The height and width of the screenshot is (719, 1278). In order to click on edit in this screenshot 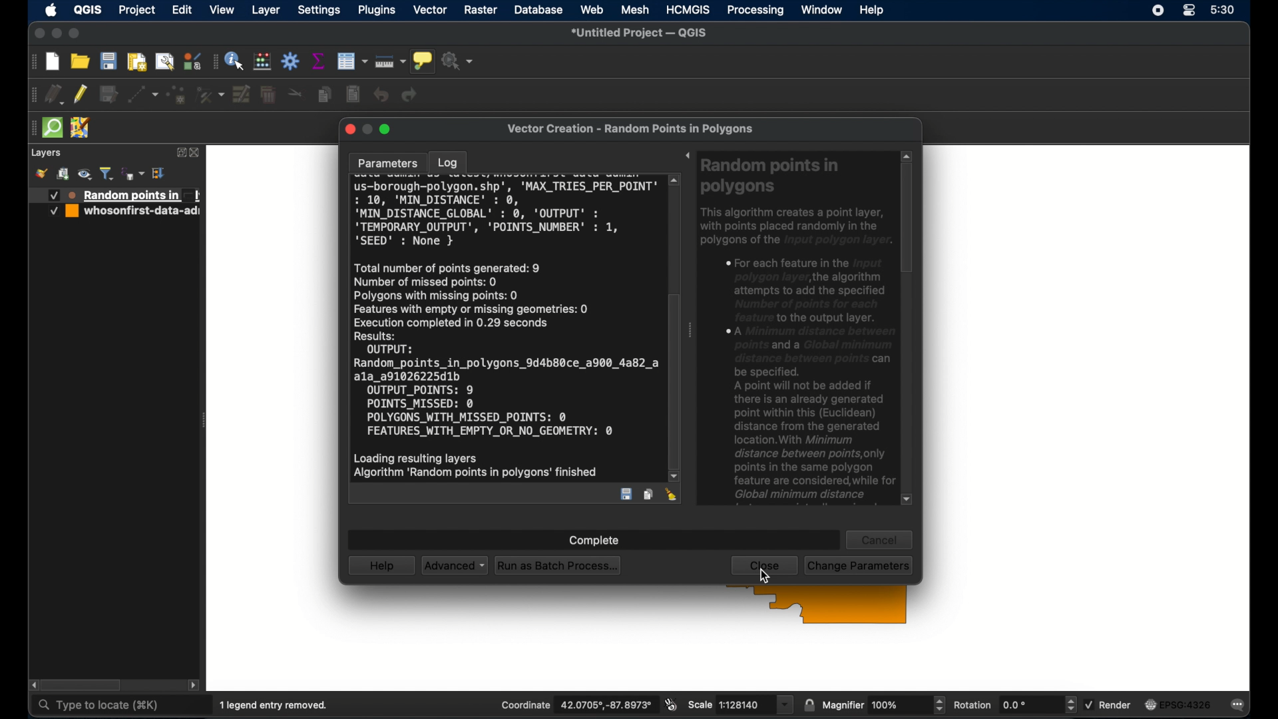, I will do `click(182, 10)`.